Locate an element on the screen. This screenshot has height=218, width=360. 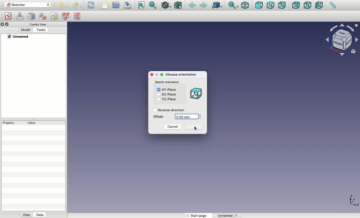
 is located at coordinates (162, 75).